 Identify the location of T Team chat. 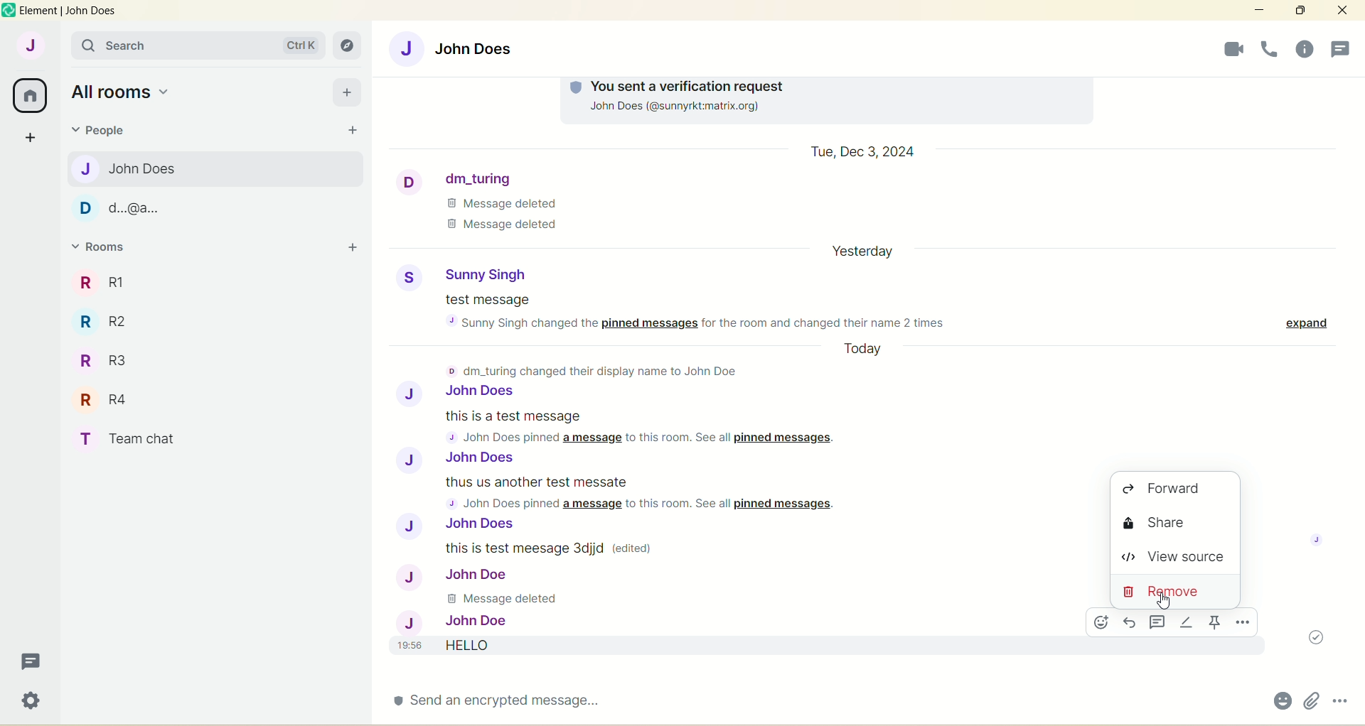
(140, 437).